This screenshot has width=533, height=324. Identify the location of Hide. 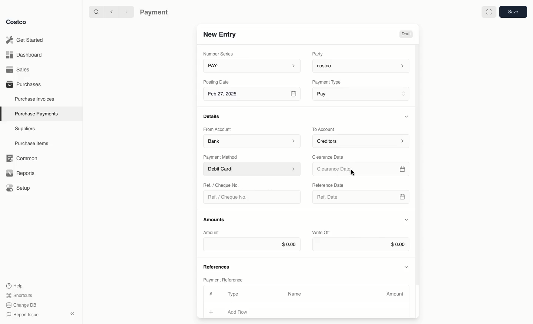
(406, 220).